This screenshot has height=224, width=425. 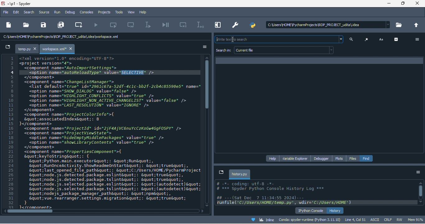 What do you see at coordinates (43, 25) in the screenshot?
I see `save` at bounding box center [43, 25].